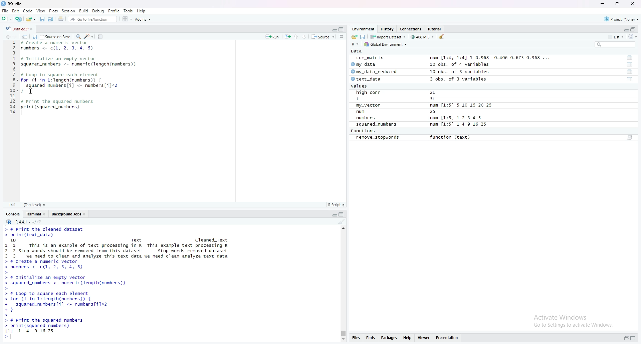 The image size is (641, 344). Describe the element at coordinates (342, 36) in the screenshot. I see `Document outline` at that location.